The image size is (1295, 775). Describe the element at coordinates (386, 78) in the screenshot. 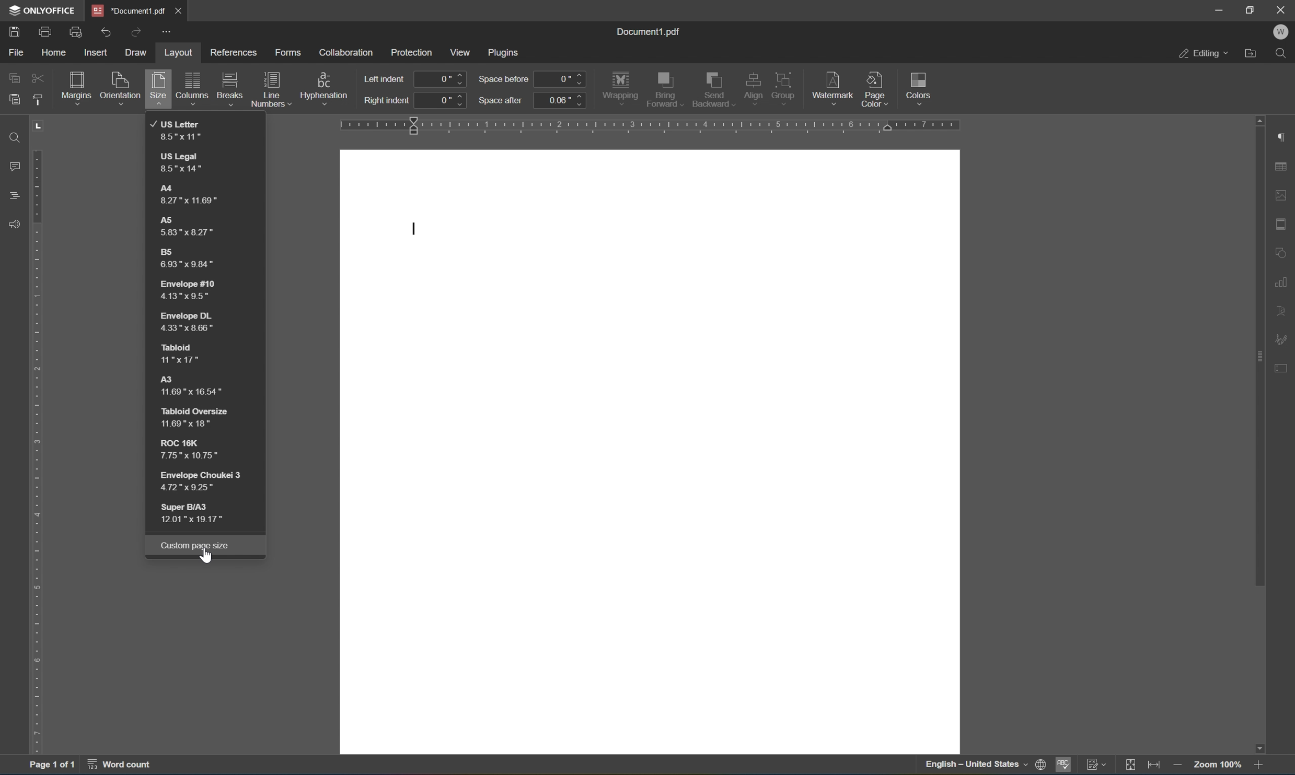

I see `left indent` at that location.